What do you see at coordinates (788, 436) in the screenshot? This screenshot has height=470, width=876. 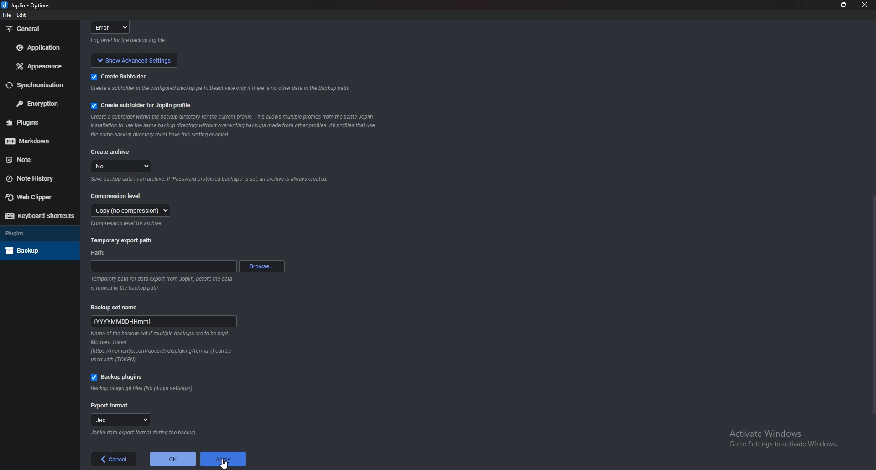 I see `activate windows` at bounding box center [788, 436].